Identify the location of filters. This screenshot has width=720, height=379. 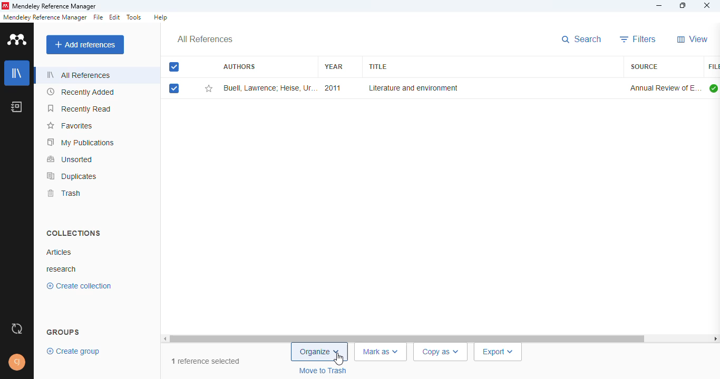
(638, 39).